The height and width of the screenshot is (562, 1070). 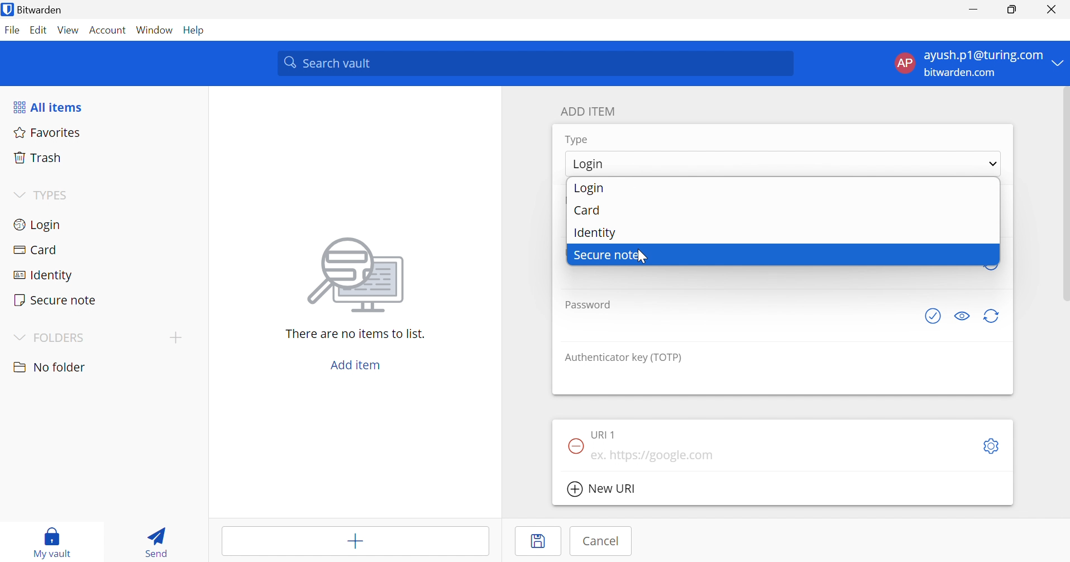 What do you see at coordinates (605, 490) in the screenshot?
I see `New url` at bounding box center [605, 490].